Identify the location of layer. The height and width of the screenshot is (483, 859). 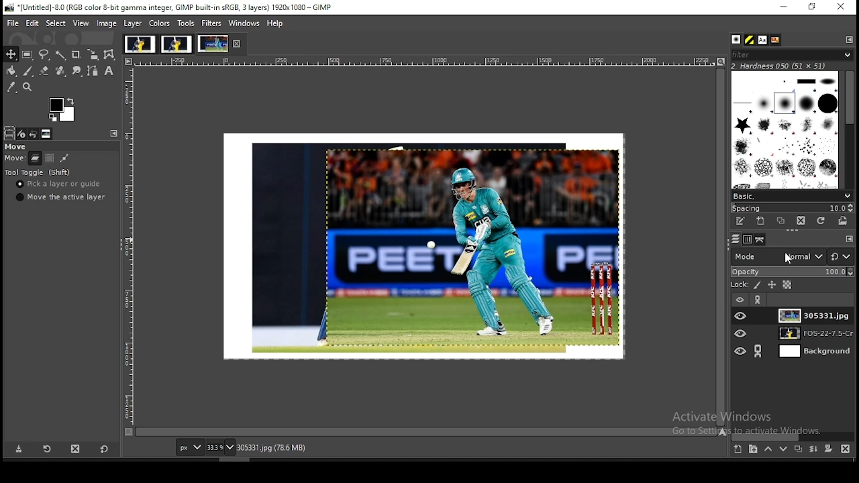
(810, 352).